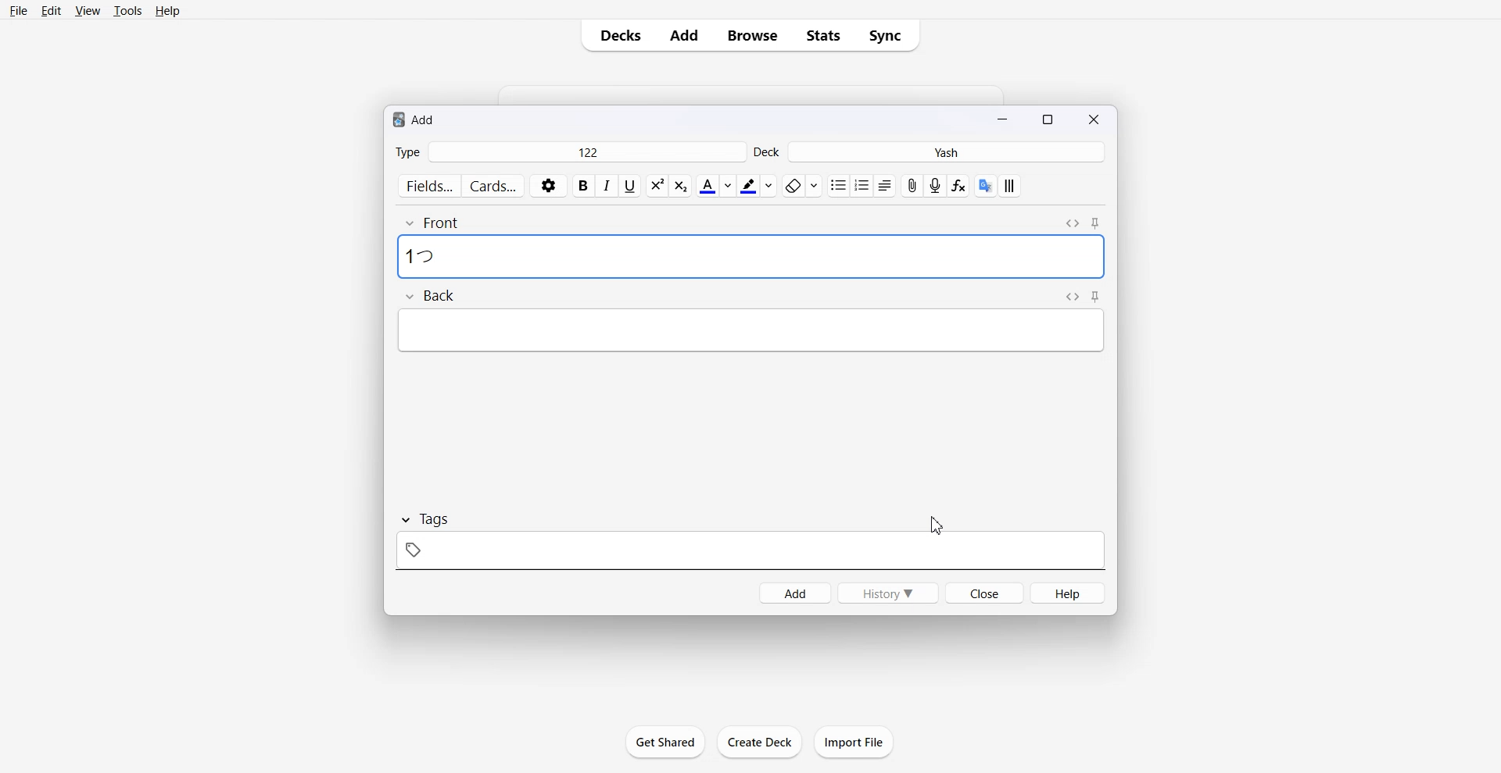 Image resolution: width=1501 pixels, height=773 pixels. What do you see at coordinates (549, 186) in the screenshot?
I see `Settings` at bounding box center [549, 186].